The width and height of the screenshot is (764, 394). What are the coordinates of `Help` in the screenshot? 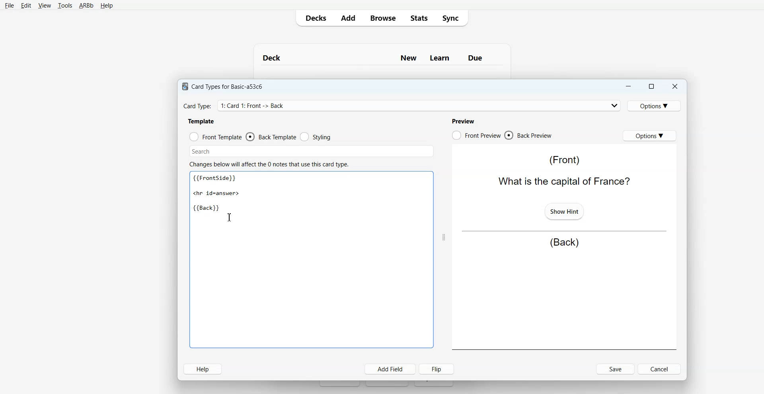 It's located at (203, 369).